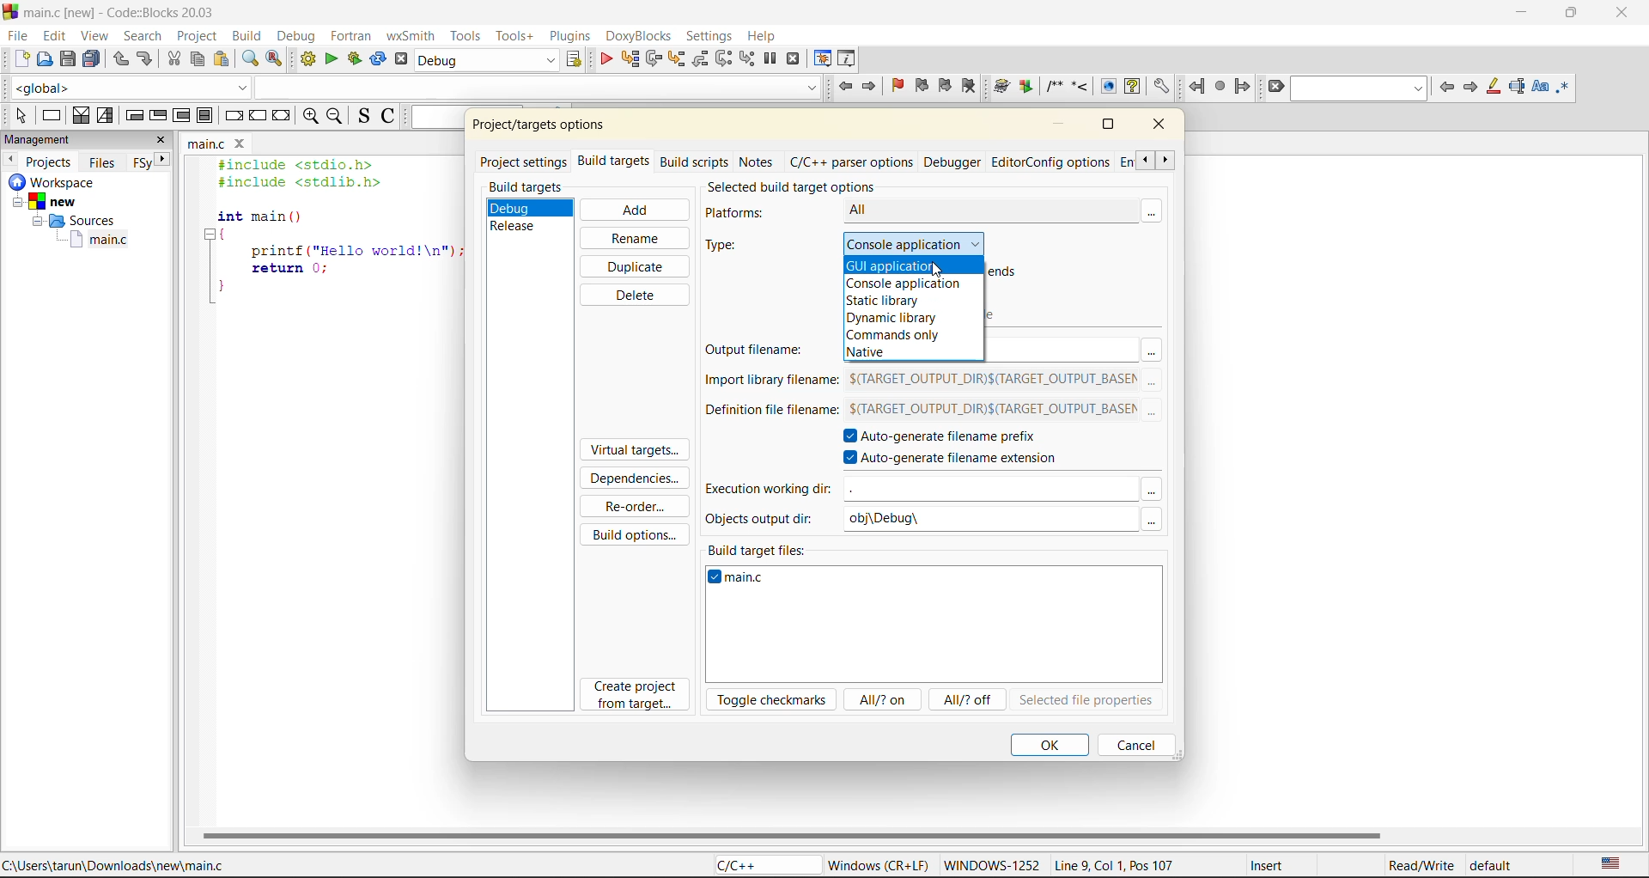 This screenshot has height=878, width=1649. Describe the element at coordinates (765, 350) in the screenshot. I see `output filename` at that location.